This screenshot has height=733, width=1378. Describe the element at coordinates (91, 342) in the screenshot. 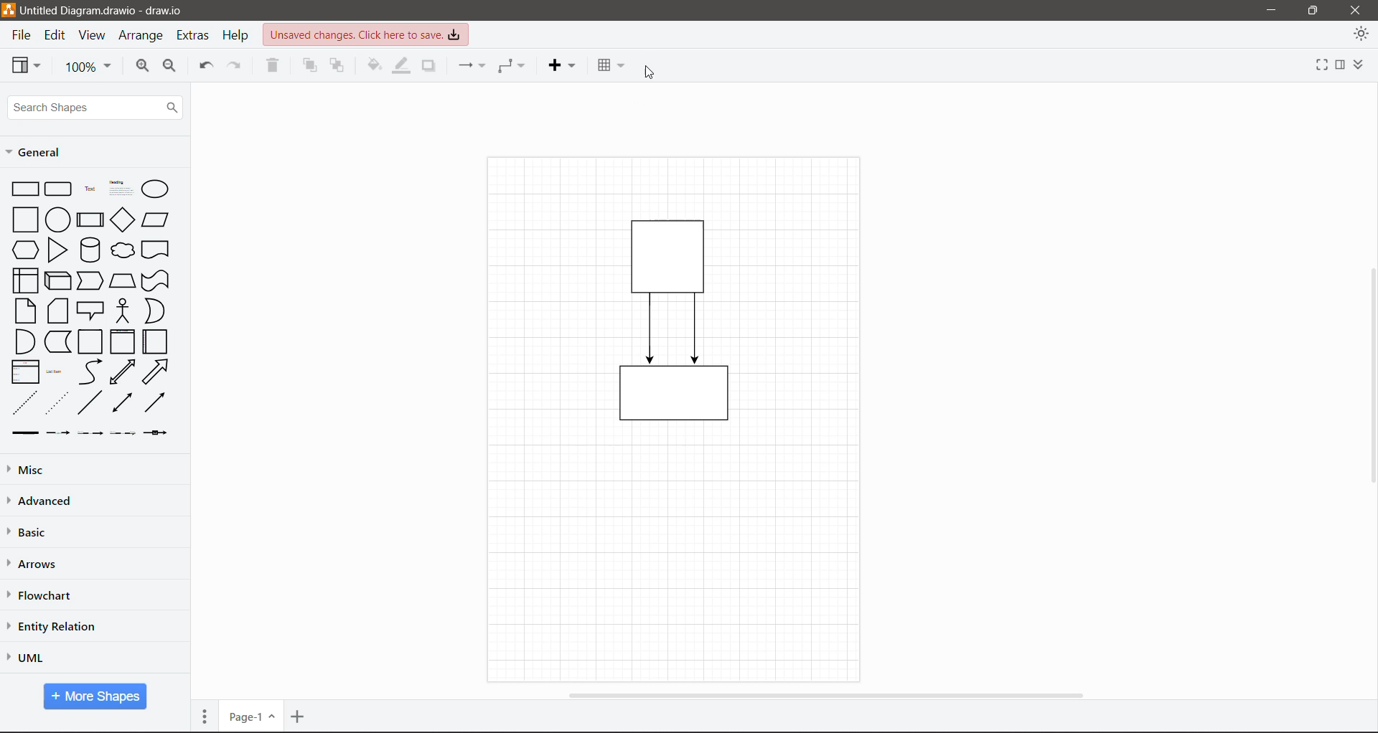

I see `Container` at that location.